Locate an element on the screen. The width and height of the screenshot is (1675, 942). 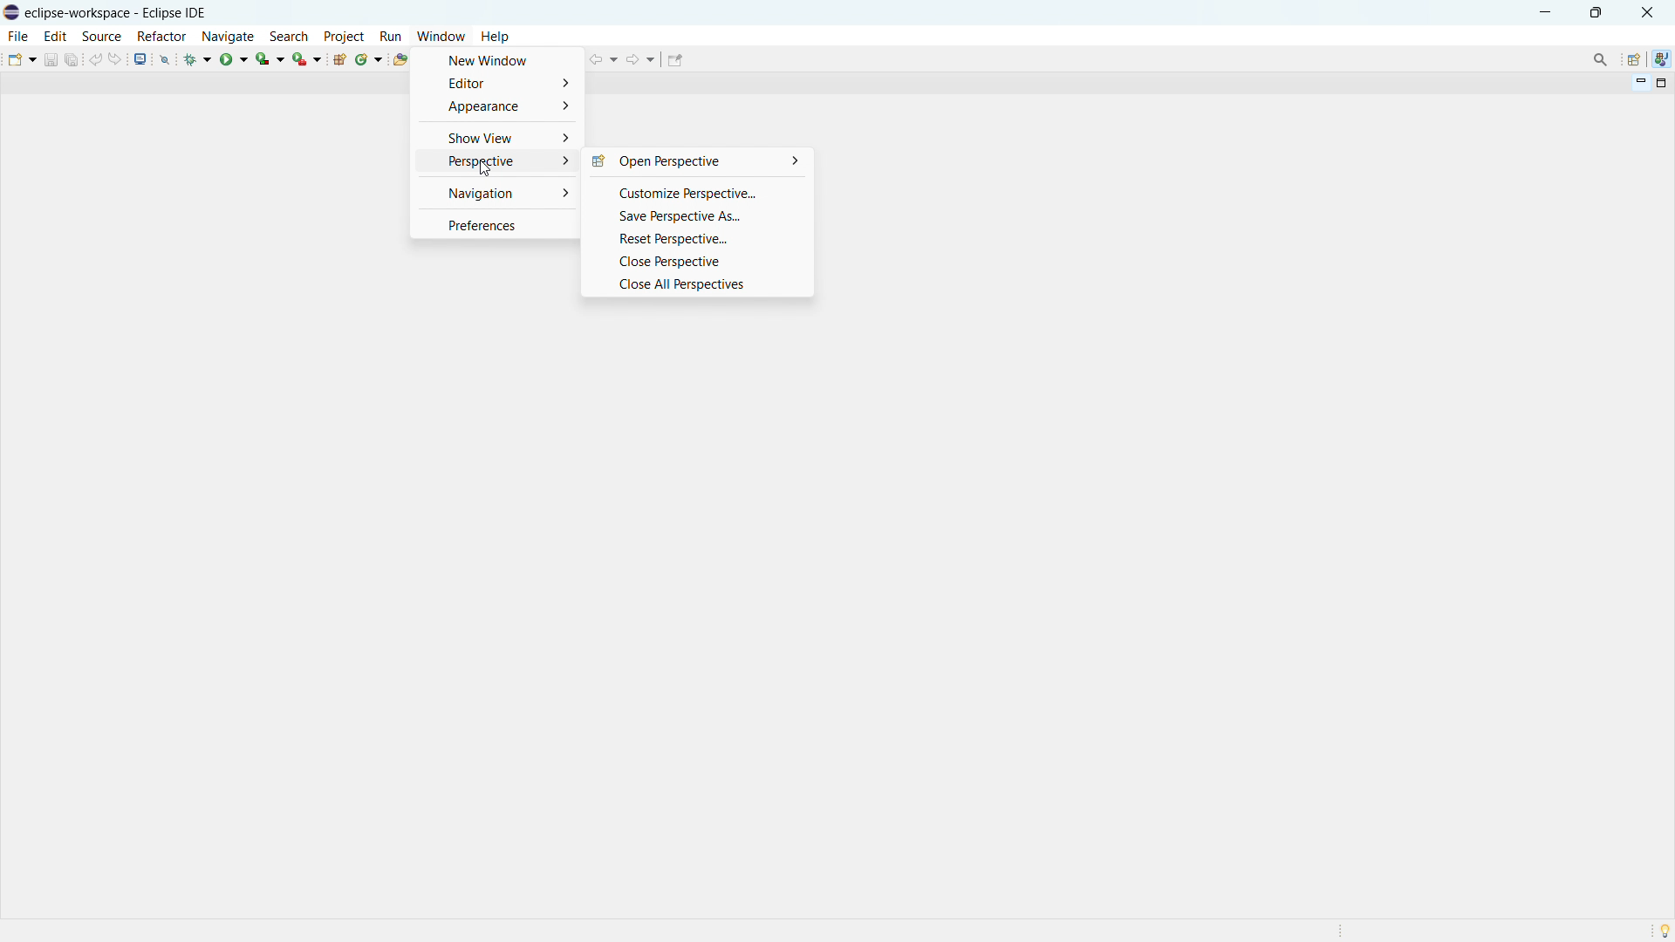
access command and other items is located at coordinates (1600, 58).